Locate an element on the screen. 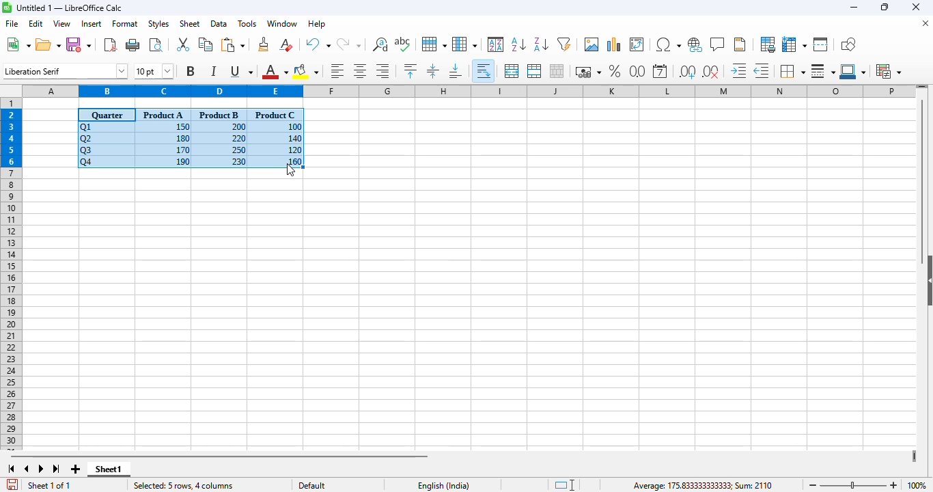  close document is located at coordinates (925, 23).